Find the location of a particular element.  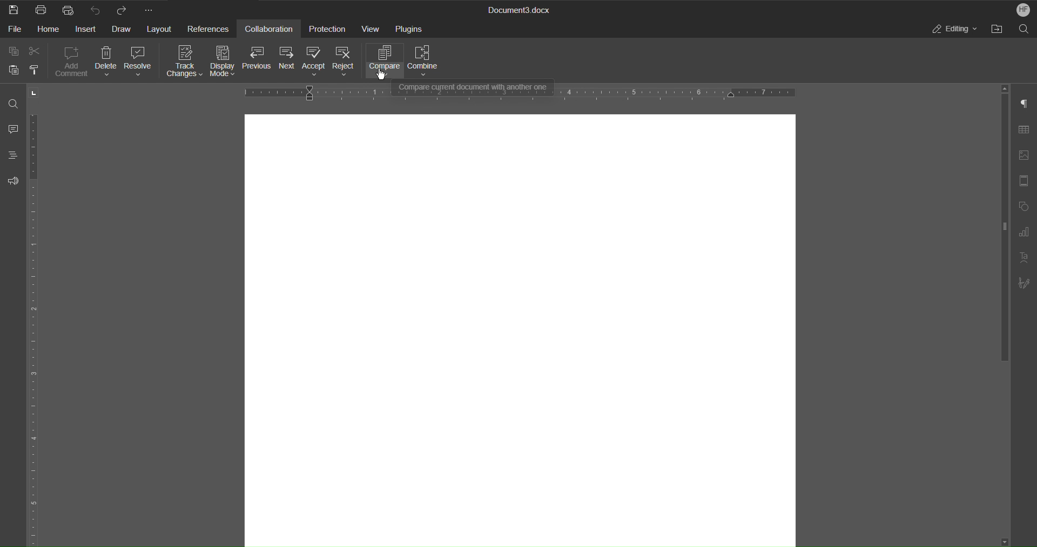

Table Settings is located at coordinates (1026, 128).